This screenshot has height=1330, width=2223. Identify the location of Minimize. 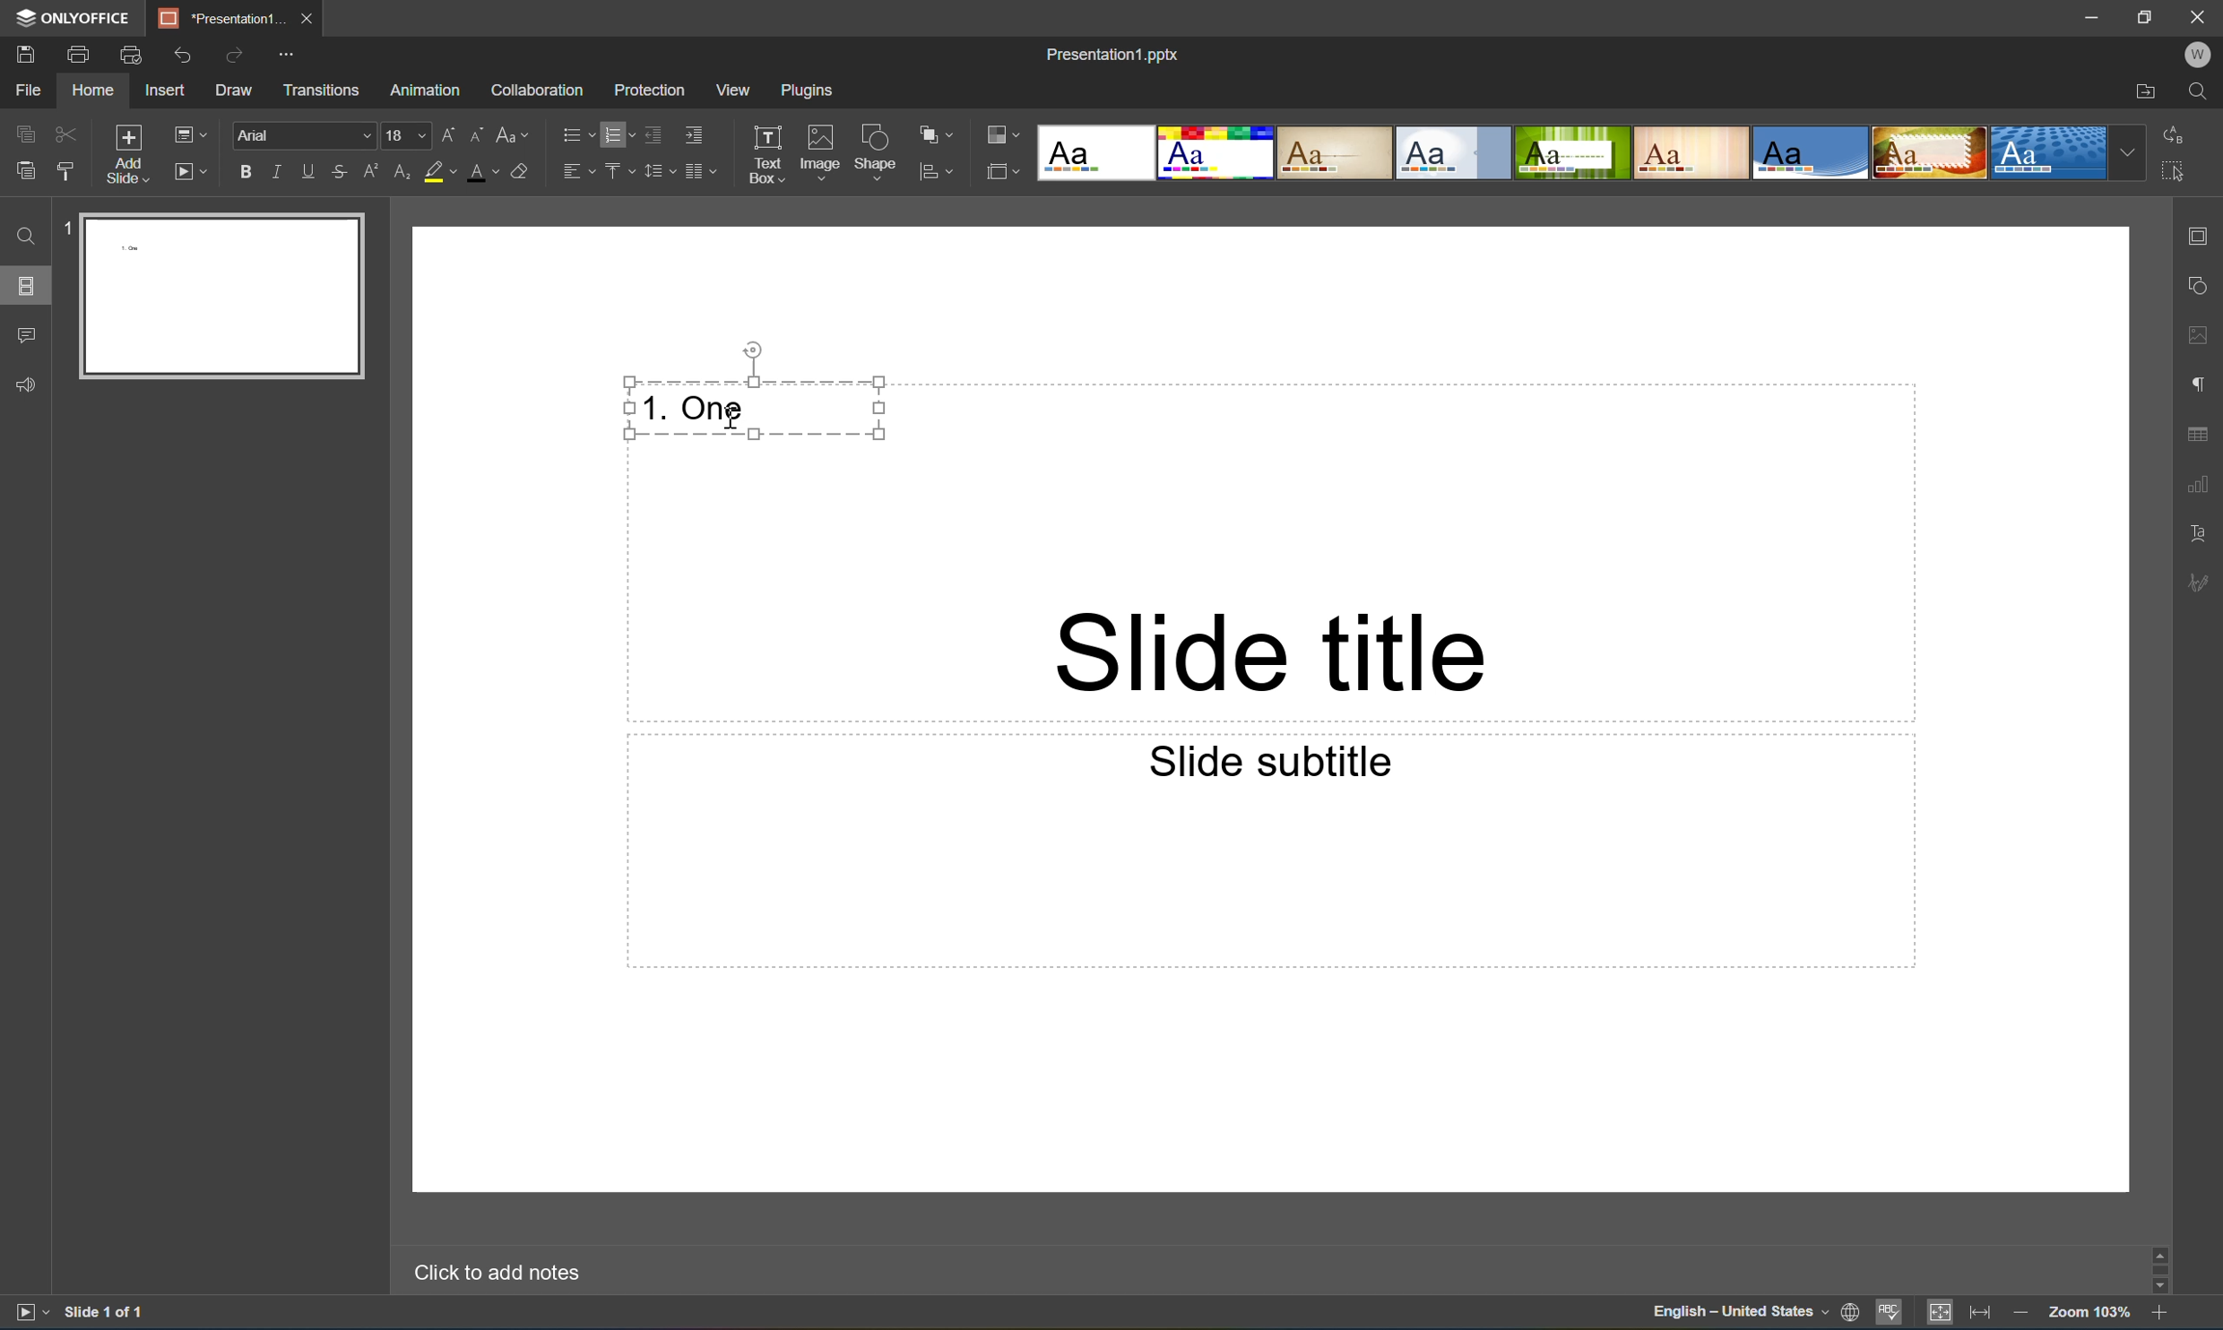
(2092, 16).